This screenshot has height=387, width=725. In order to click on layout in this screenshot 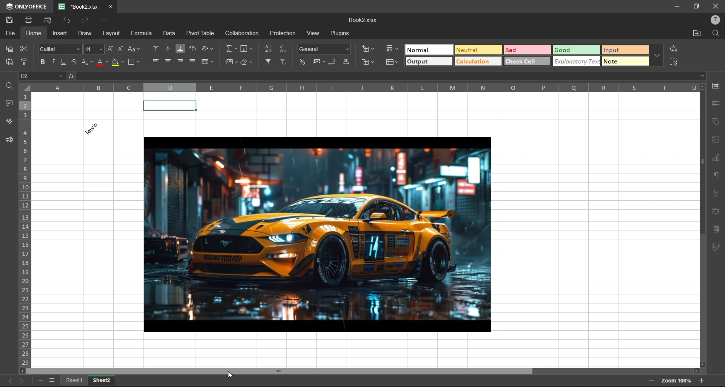, I will do `click(110, 34)`.